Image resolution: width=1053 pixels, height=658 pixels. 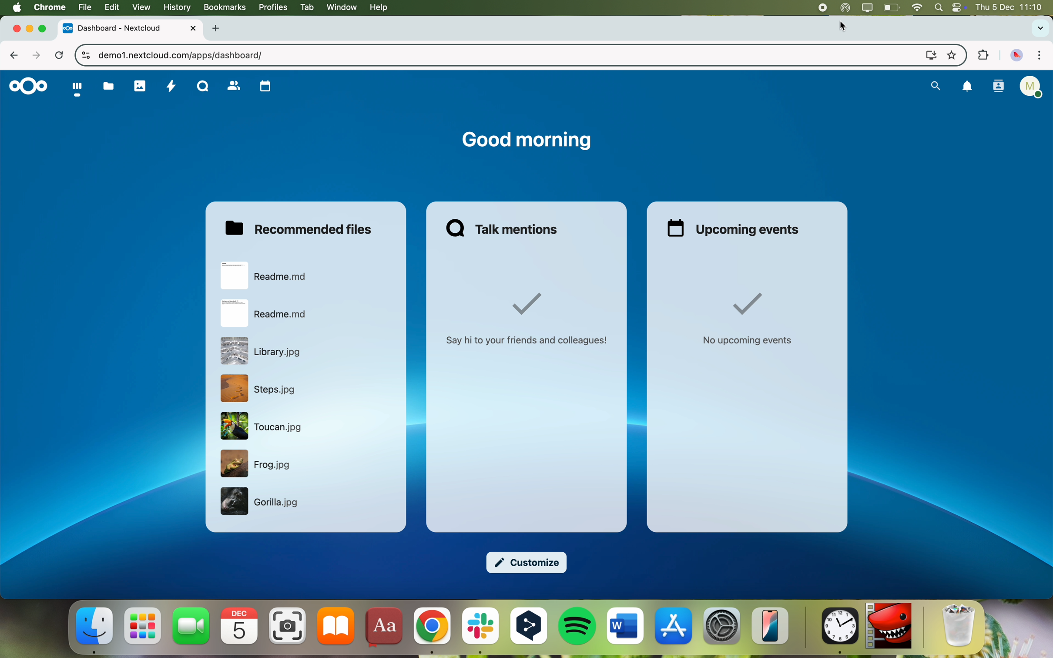 I want to click on contacts, so click(x=998, y=87).